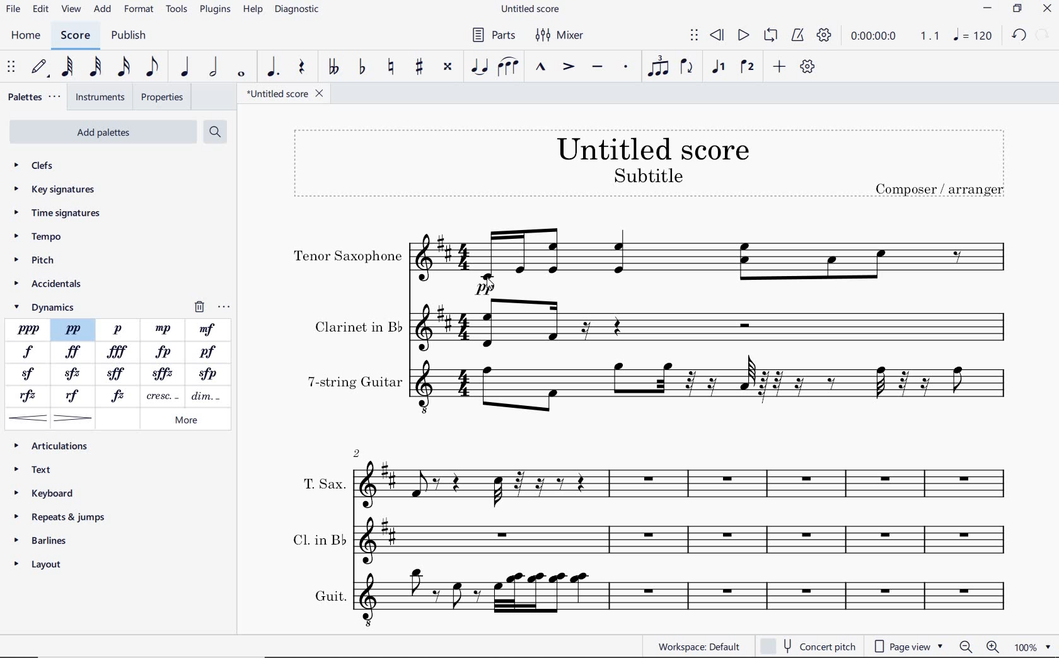 The height and width of the screenshot is (658, 1059). What do you see at coordinates (698, 647) in the screenshot?
I see `WORKSPACE: DEFAULT` at bounding box center [698, 647].